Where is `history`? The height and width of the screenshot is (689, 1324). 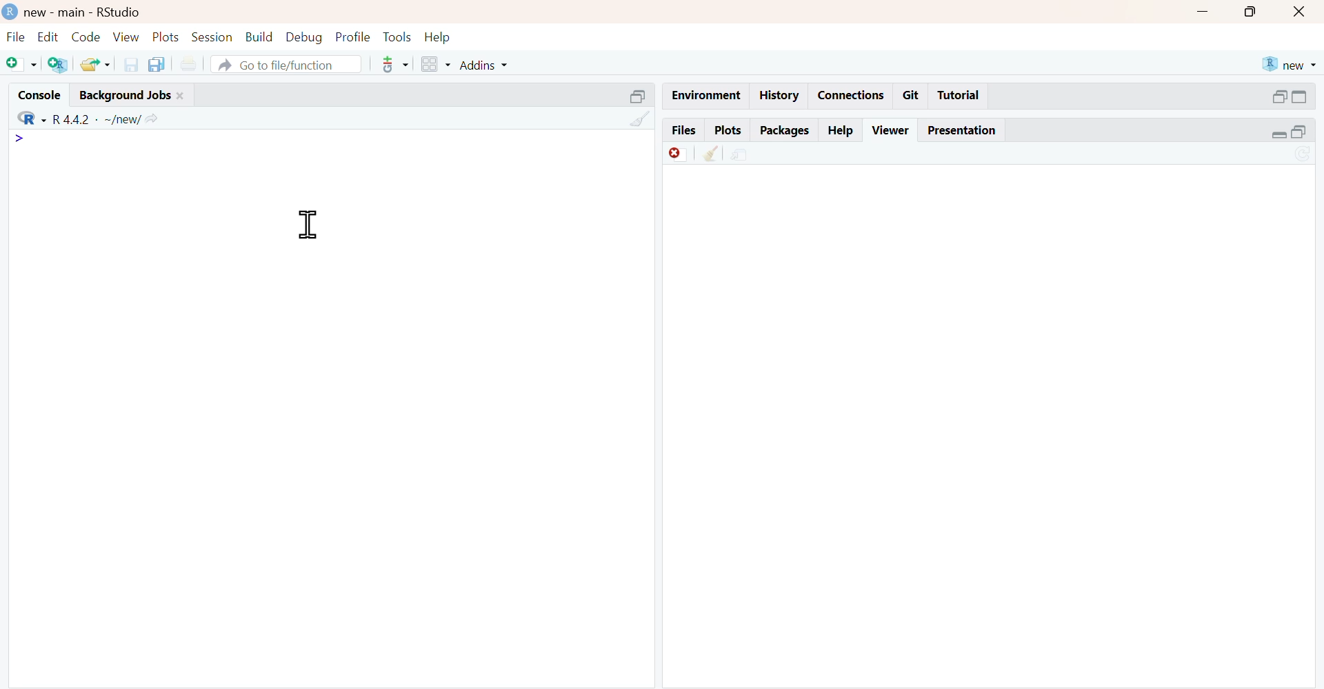 history is located at coordinates (781, 94).